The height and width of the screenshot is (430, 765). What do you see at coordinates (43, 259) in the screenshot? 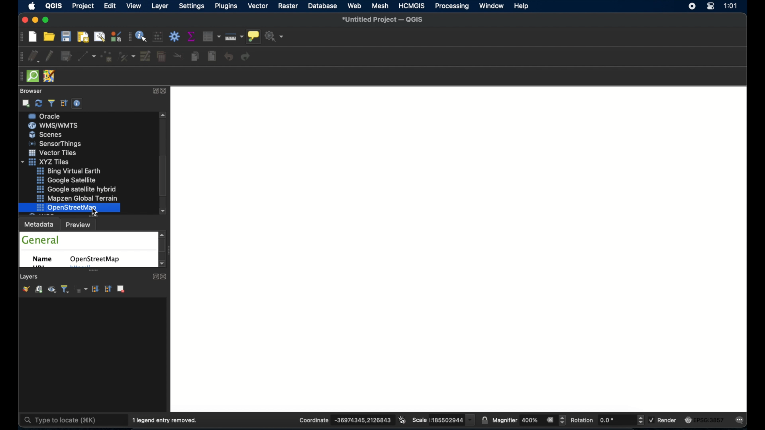
I see `name` at bounding box center [43, 259].